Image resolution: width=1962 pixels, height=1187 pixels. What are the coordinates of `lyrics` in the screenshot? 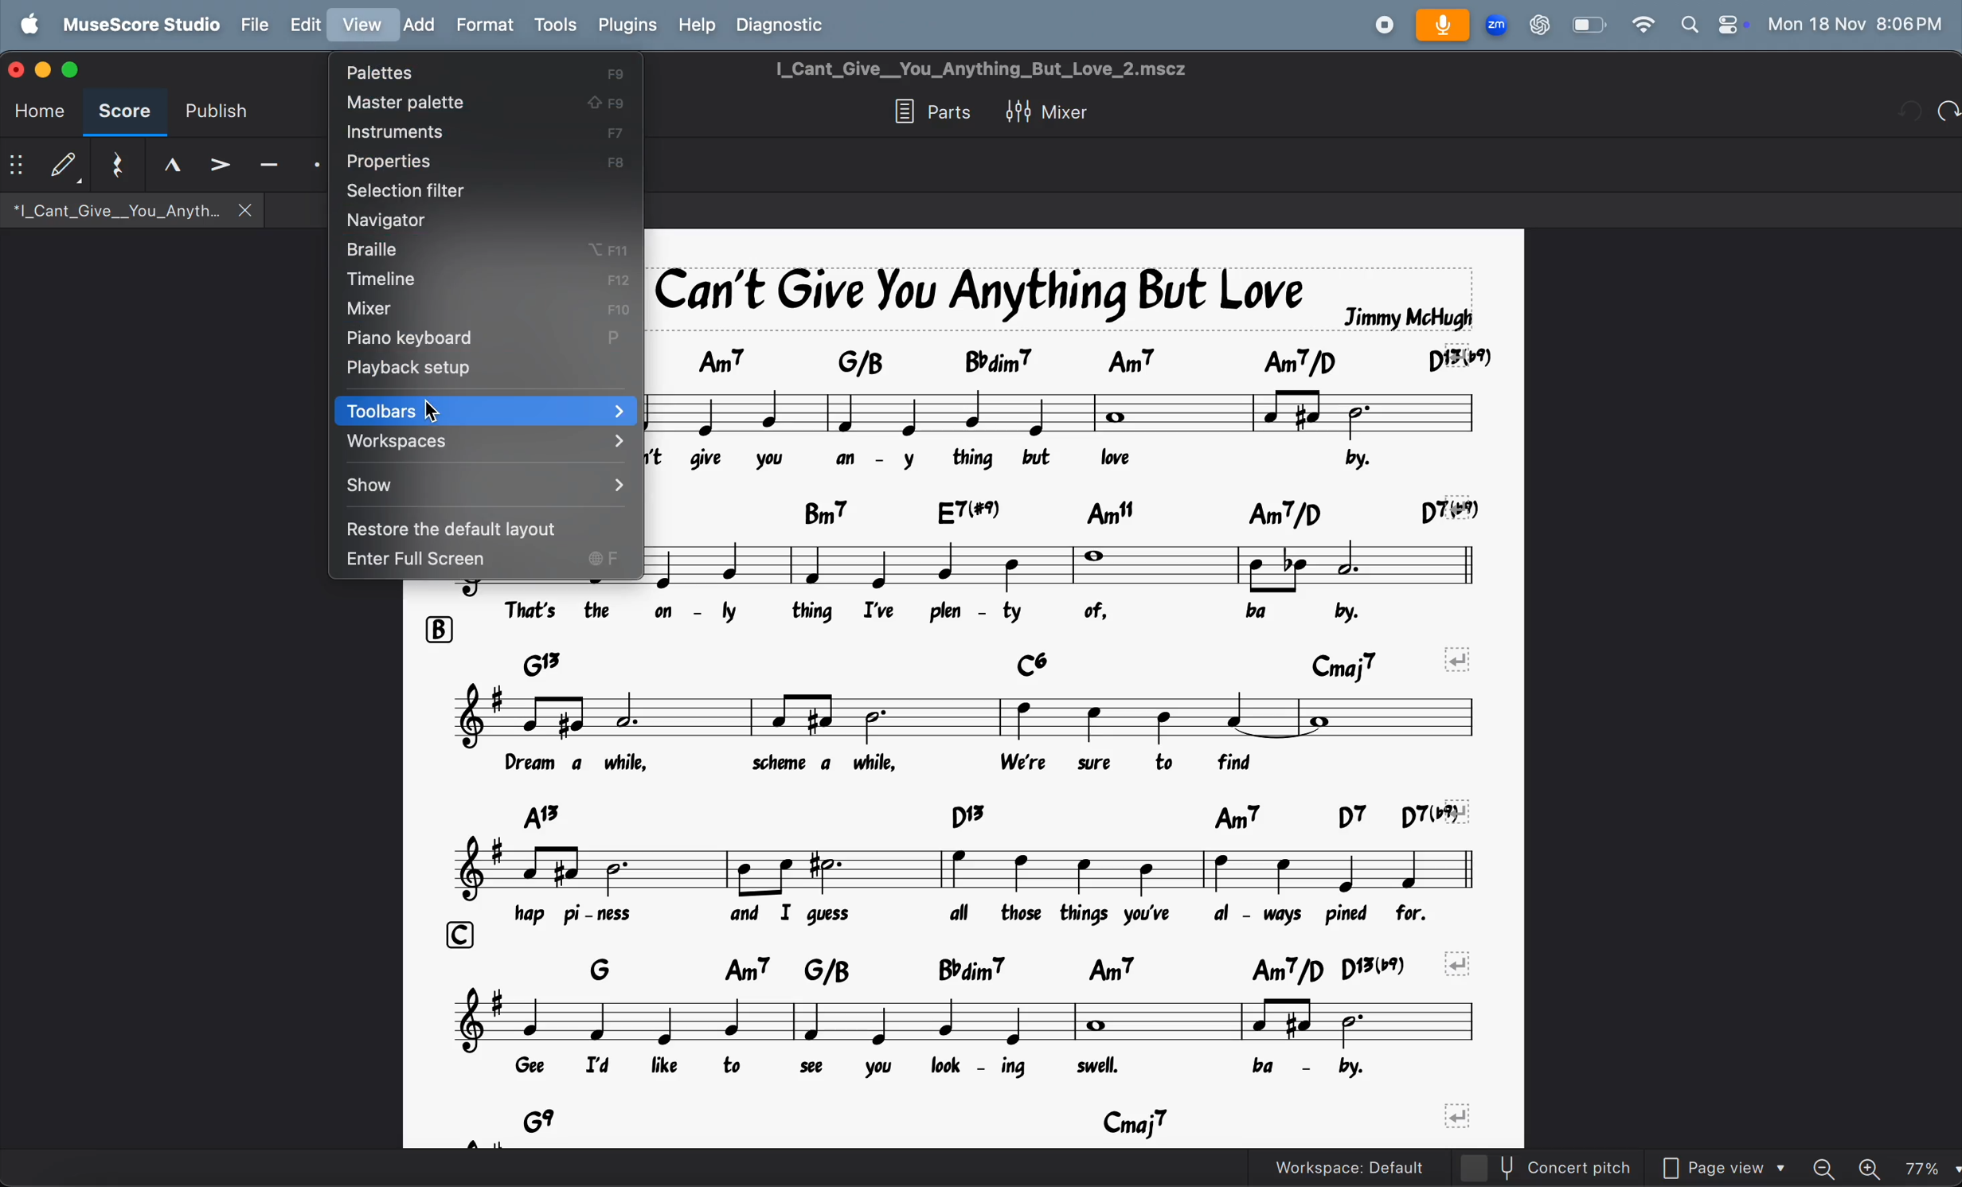 It's located at (975, 613).